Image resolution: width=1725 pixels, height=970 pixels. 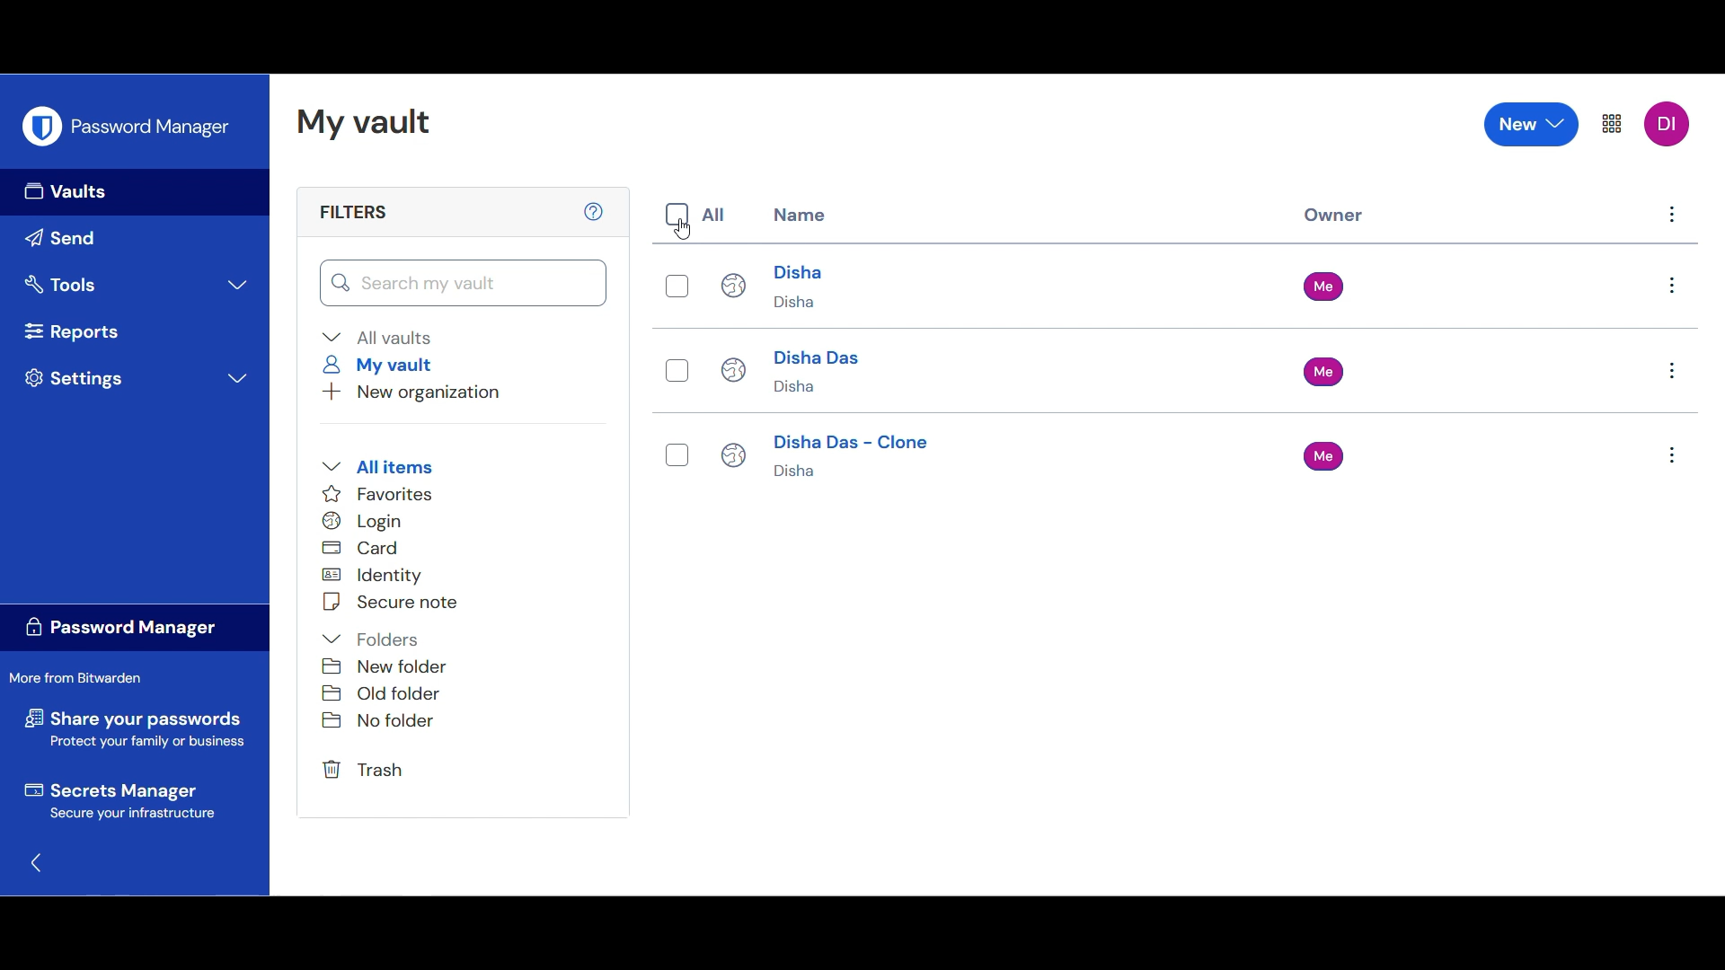 What do you see at coordinates (384, 693) in the screenshot?
I see `Old folder` at bounding box center [384, 693].